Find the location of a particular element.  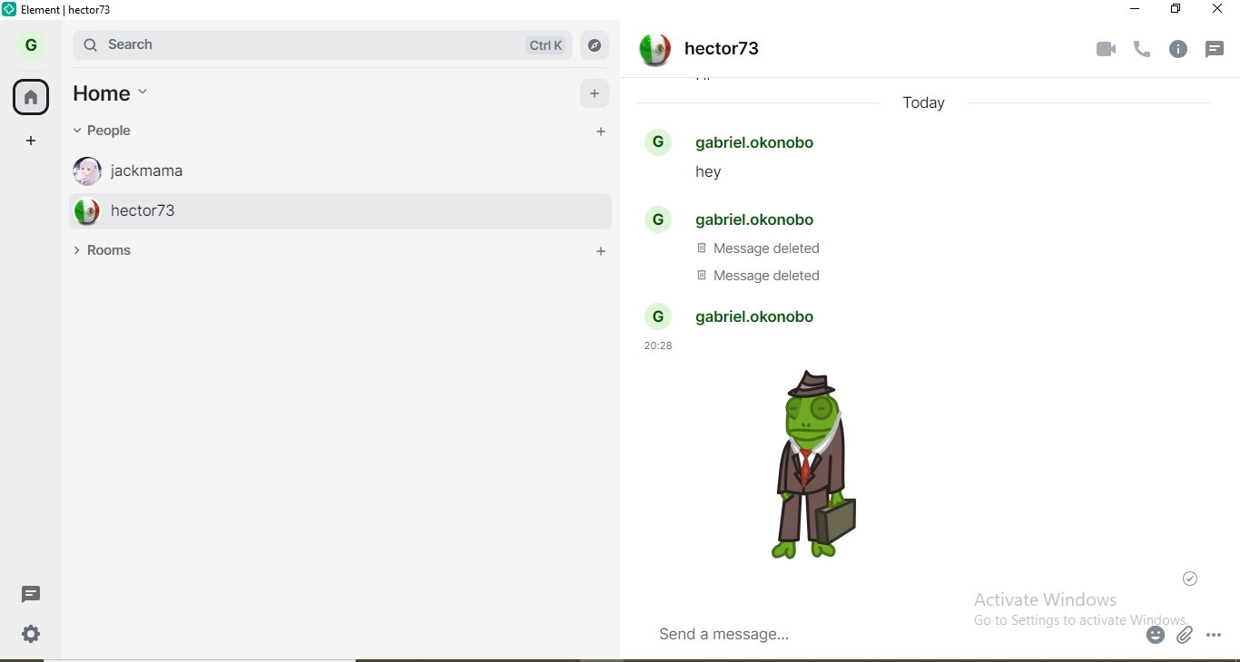

voice call is located at coordinates (1143, 50).